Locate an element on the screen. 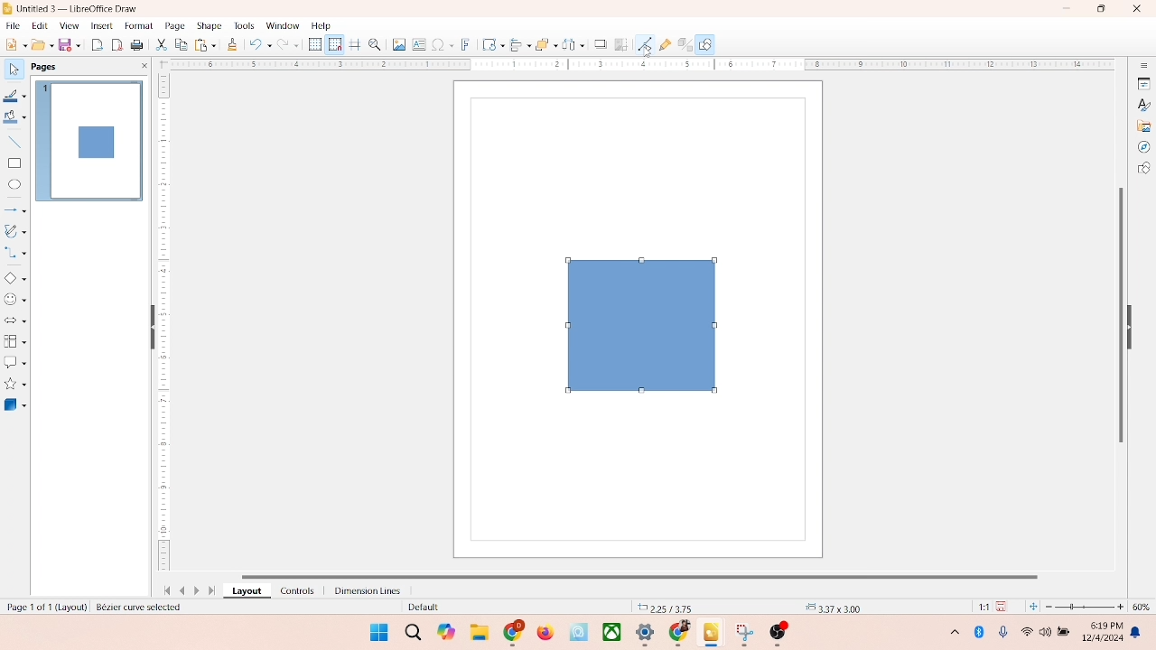  curves and polygons is located at coordinates (16, 229).